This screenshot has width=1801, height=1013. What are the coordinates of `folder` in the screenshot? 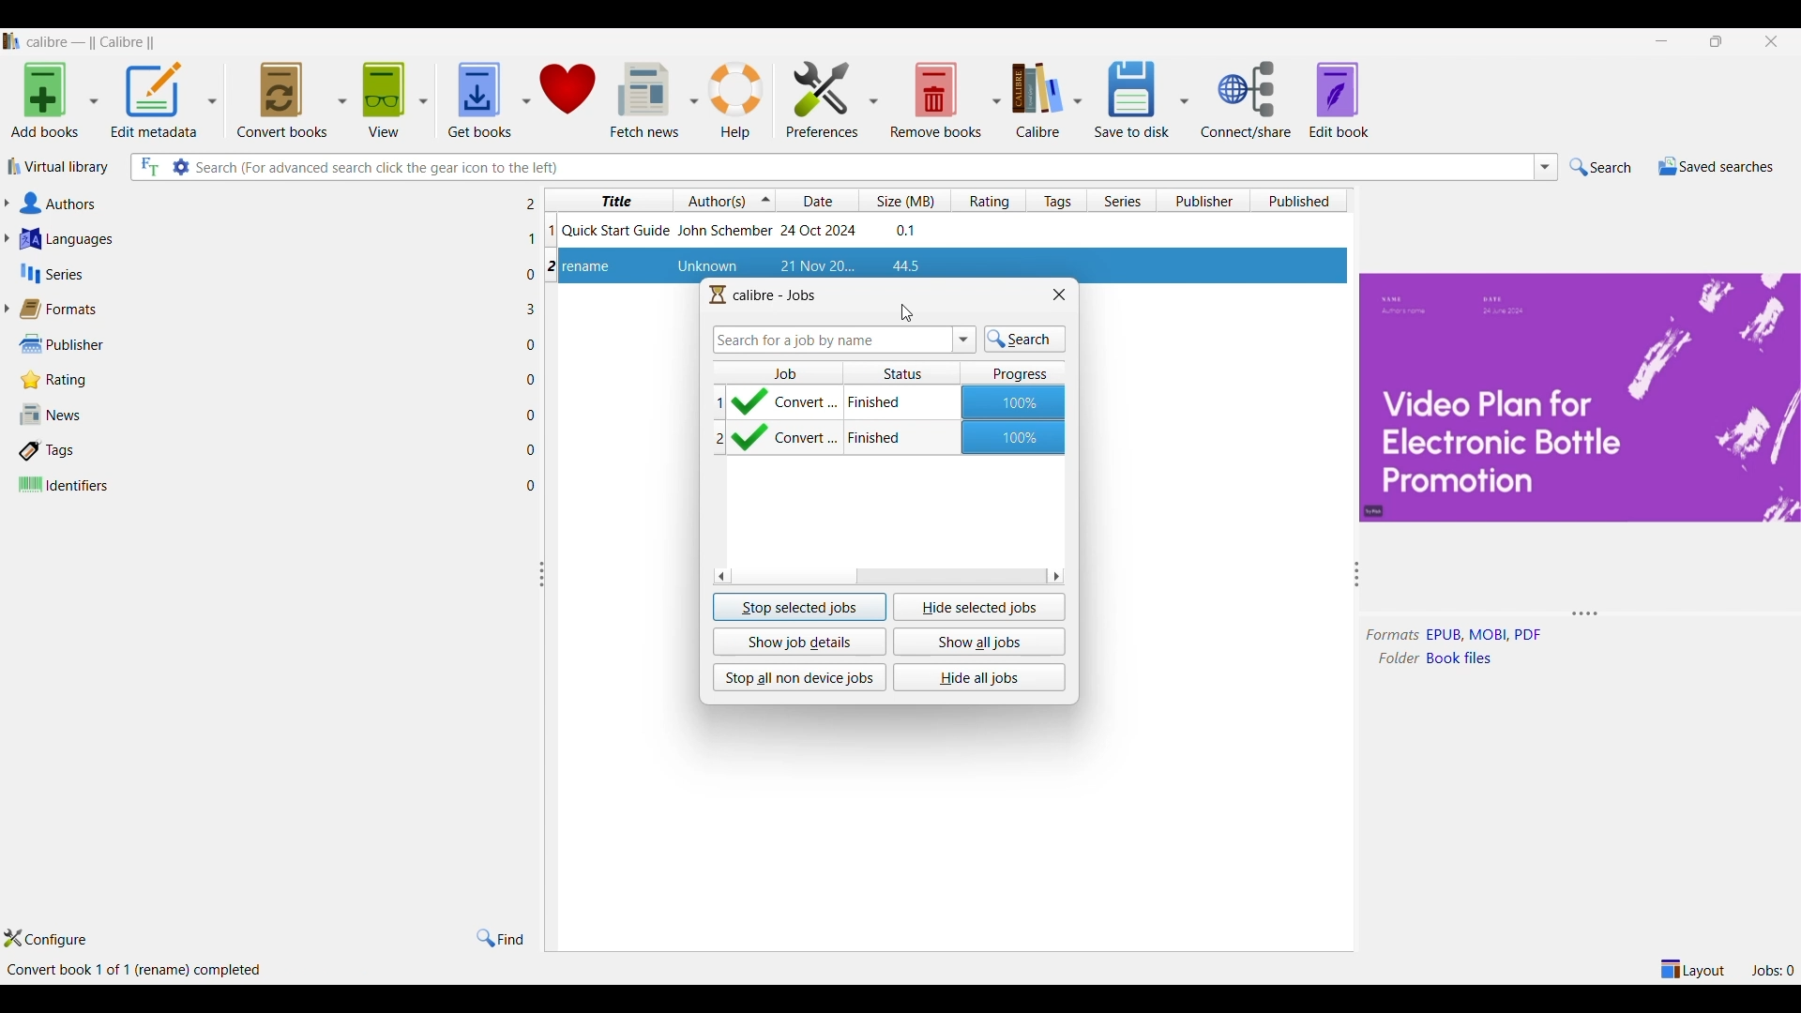 It's located at (1394, 658).